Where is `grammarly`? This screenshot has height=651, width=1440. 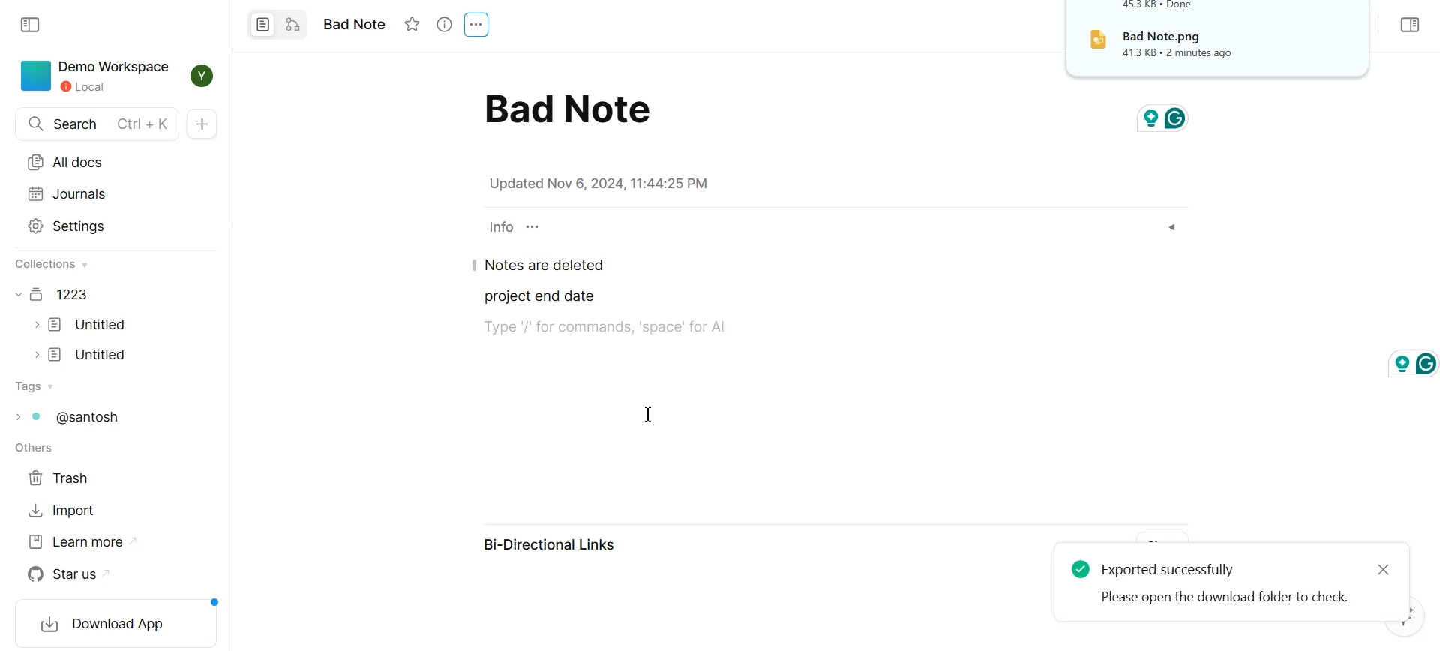 grammarly is located at coordinates (1405, 363).